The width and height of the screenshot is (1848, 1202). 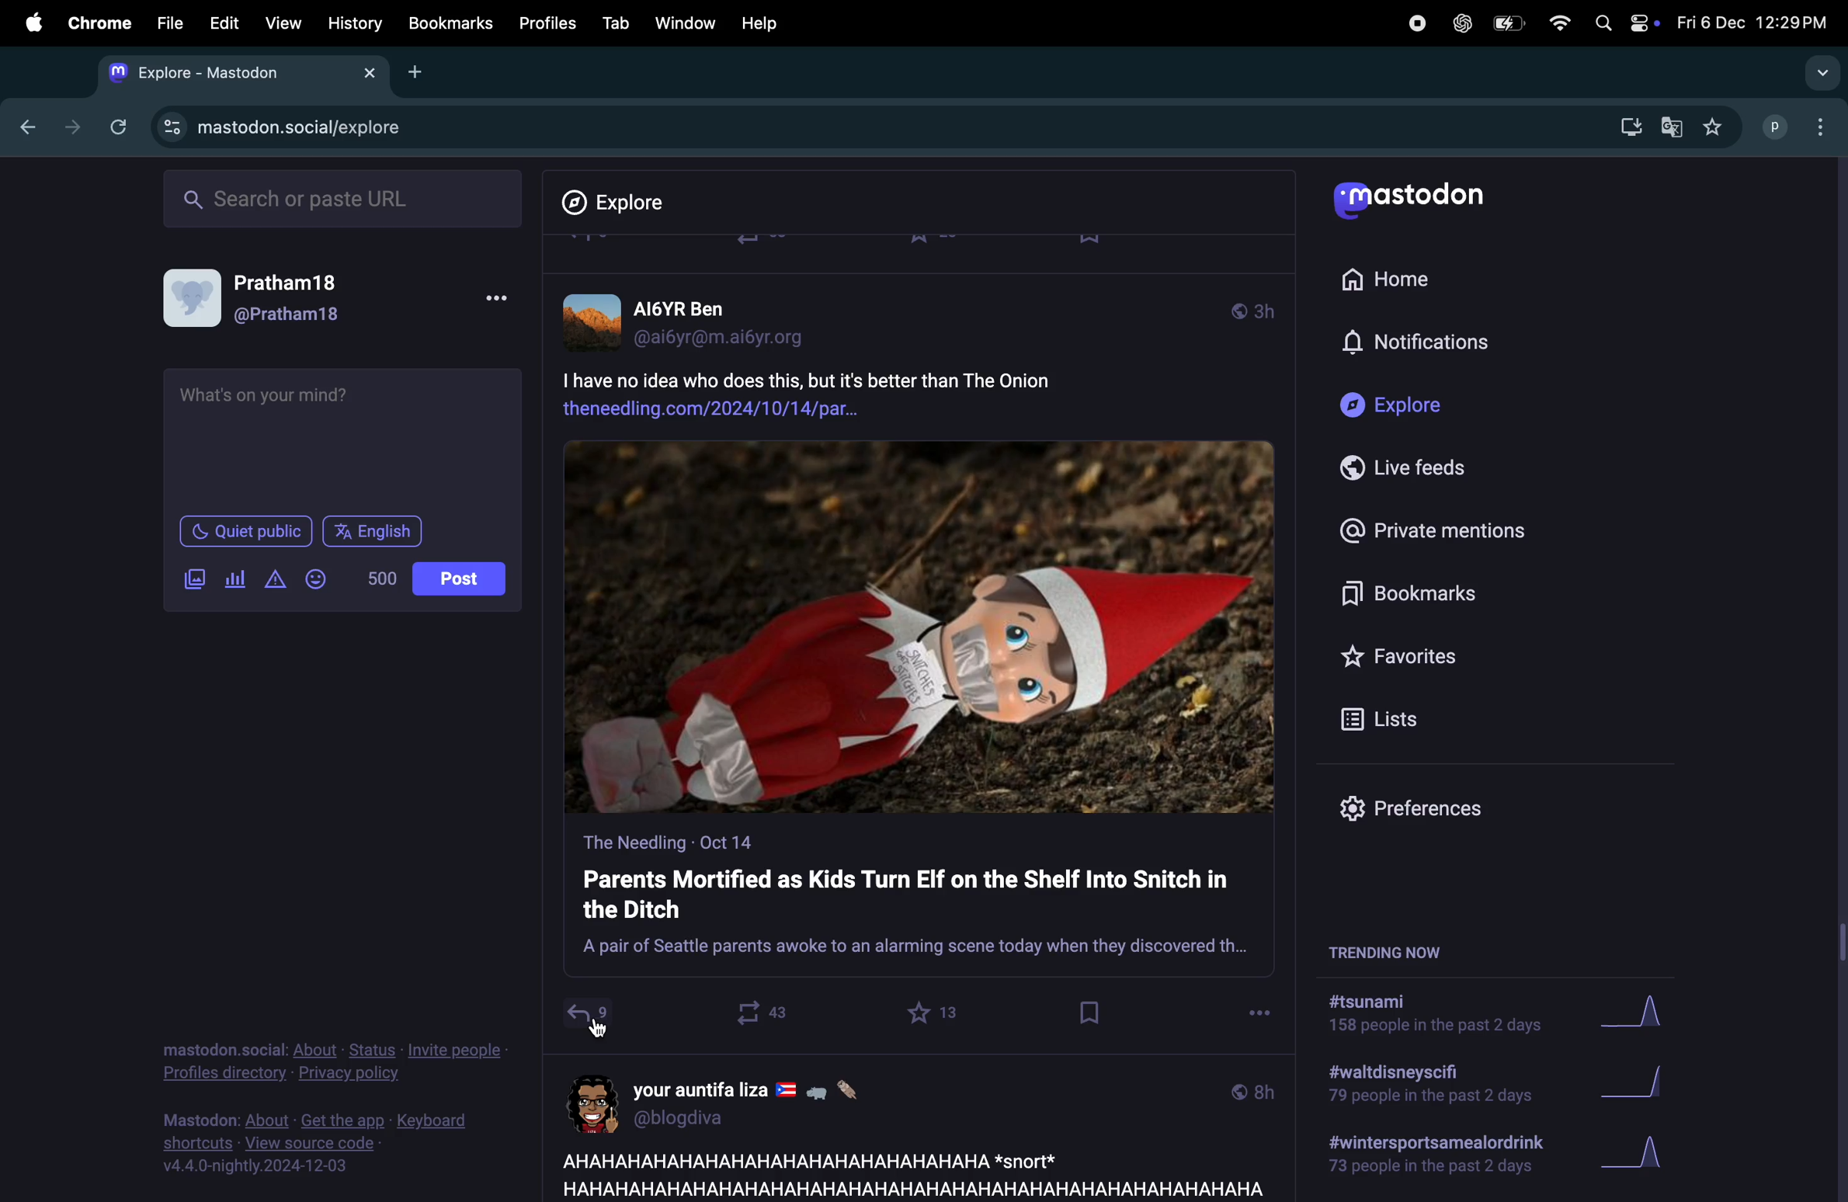 What do you see at coordinates (1558, 23) in the screenshot?
I see `wifi` at bounding box center [1558, 23].